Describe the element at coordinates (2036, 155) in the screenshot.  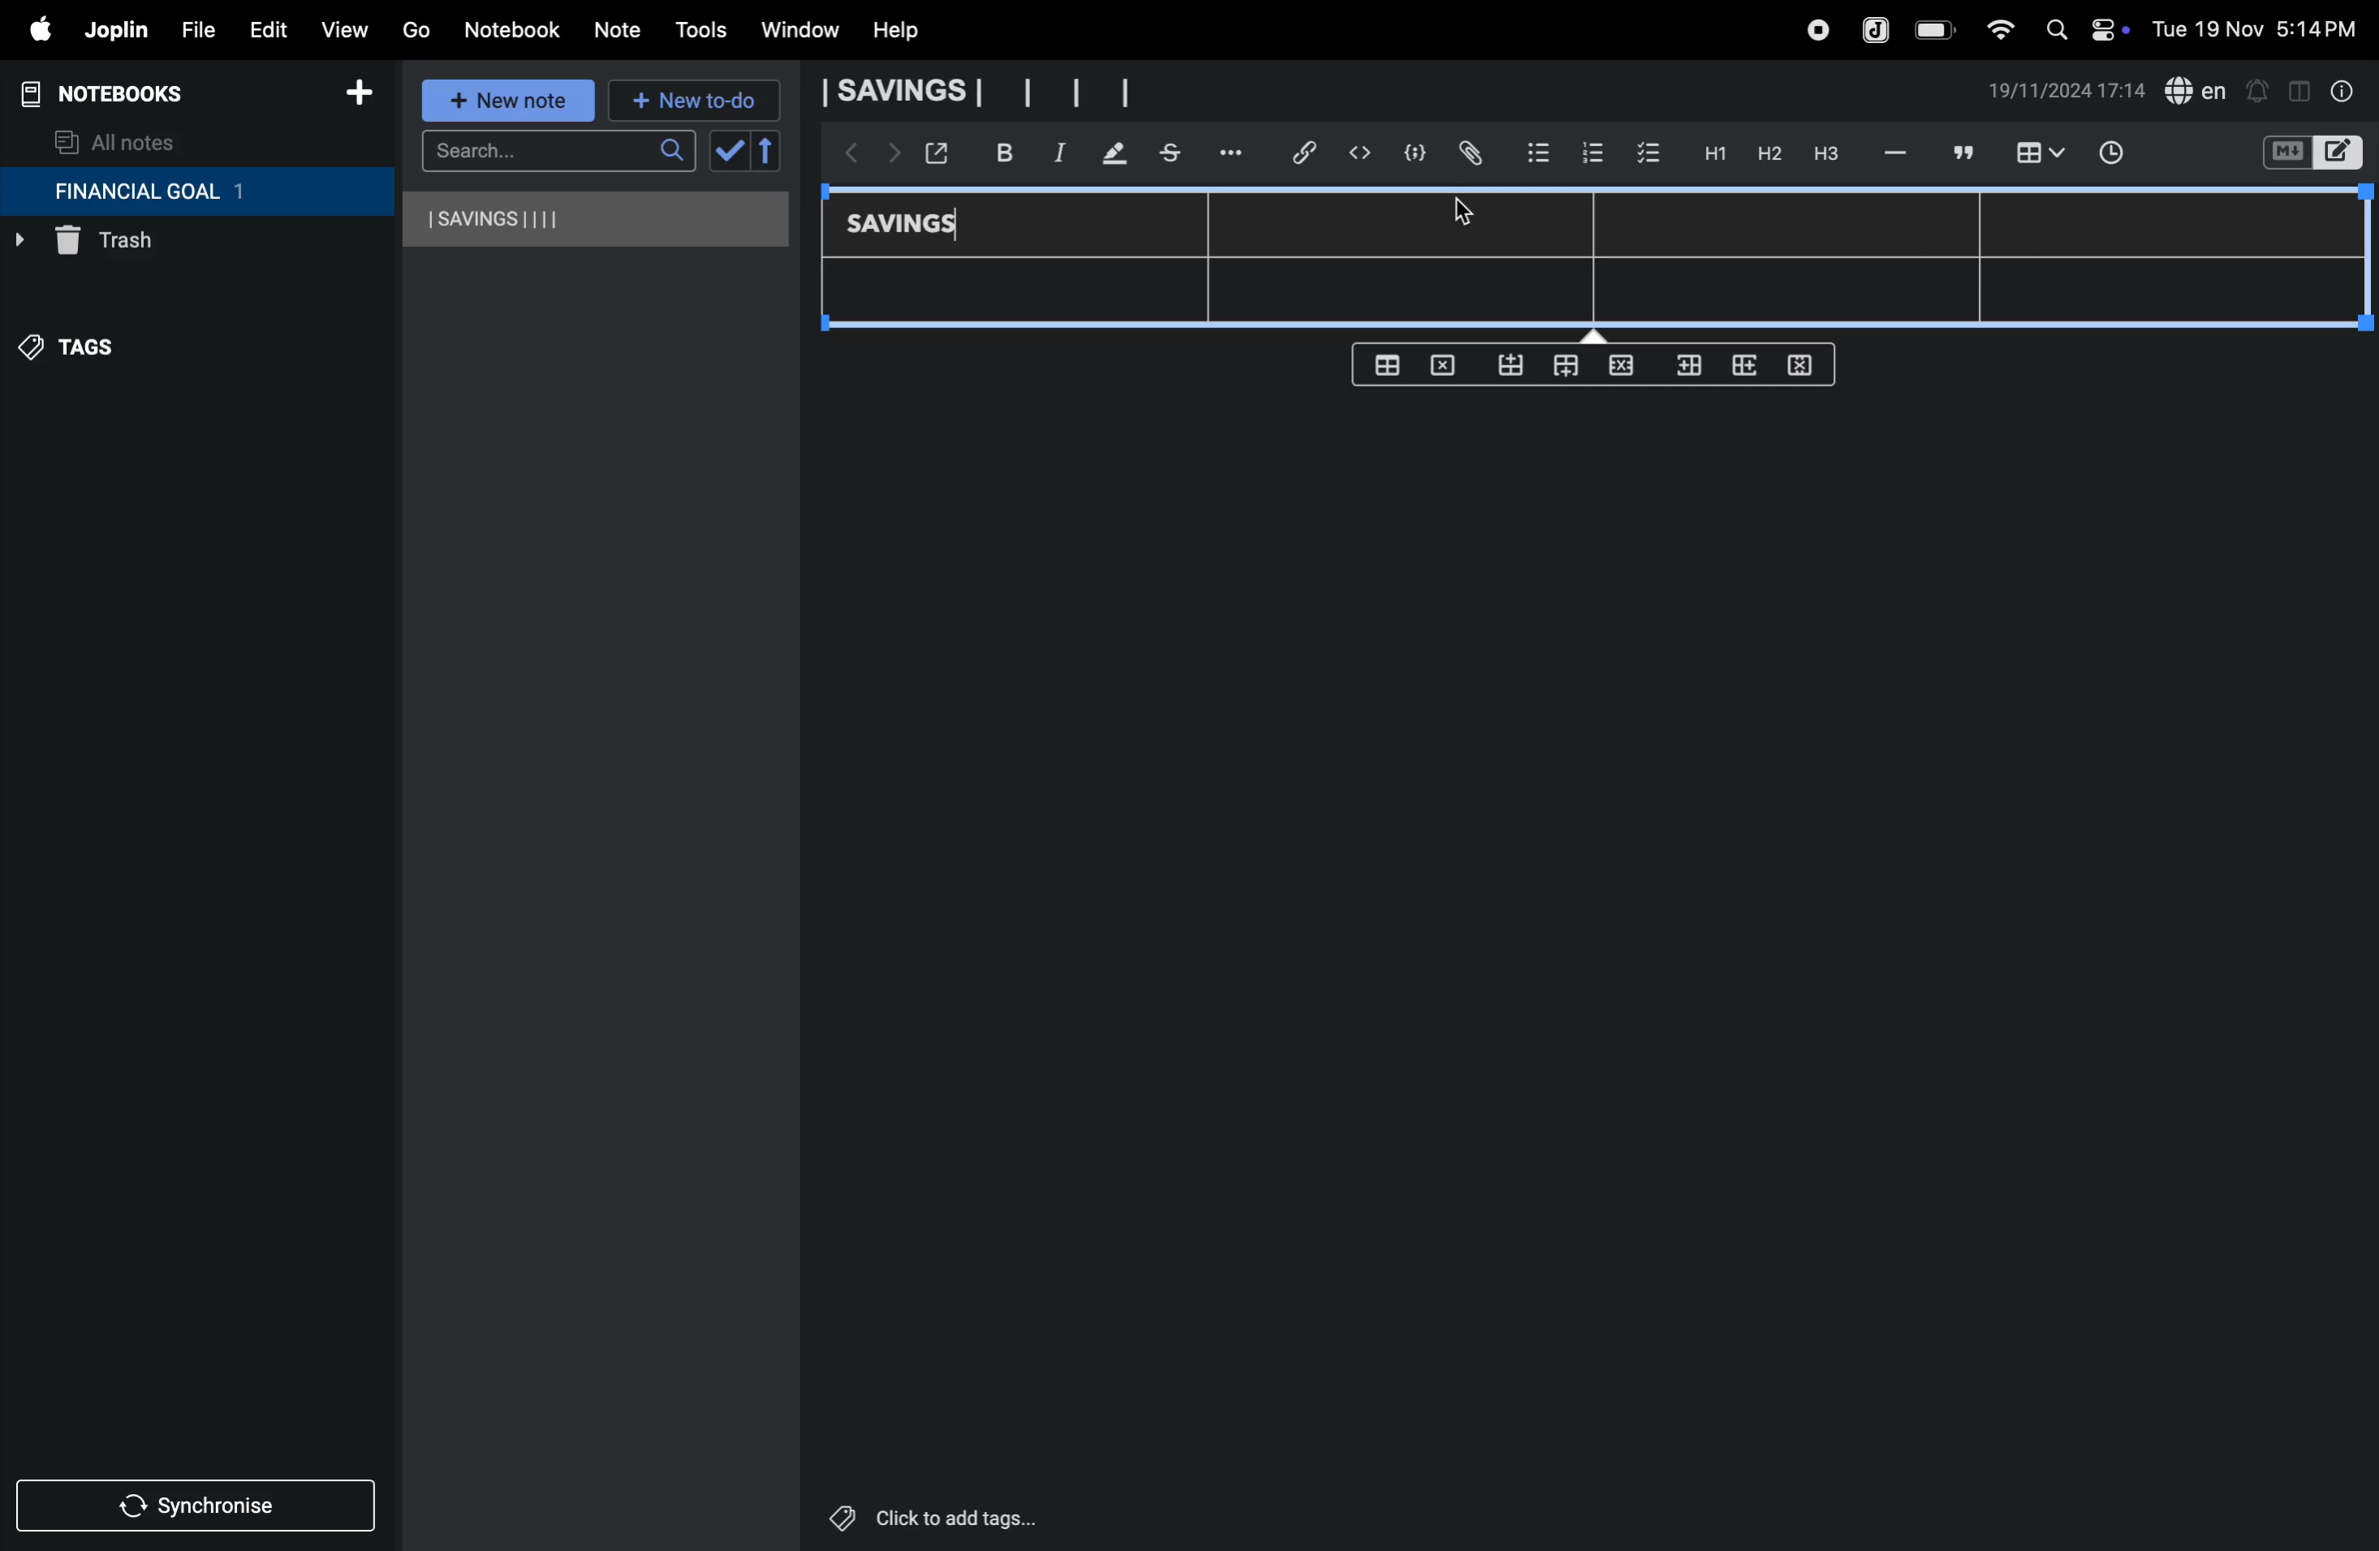
I see `insert table` at that location.